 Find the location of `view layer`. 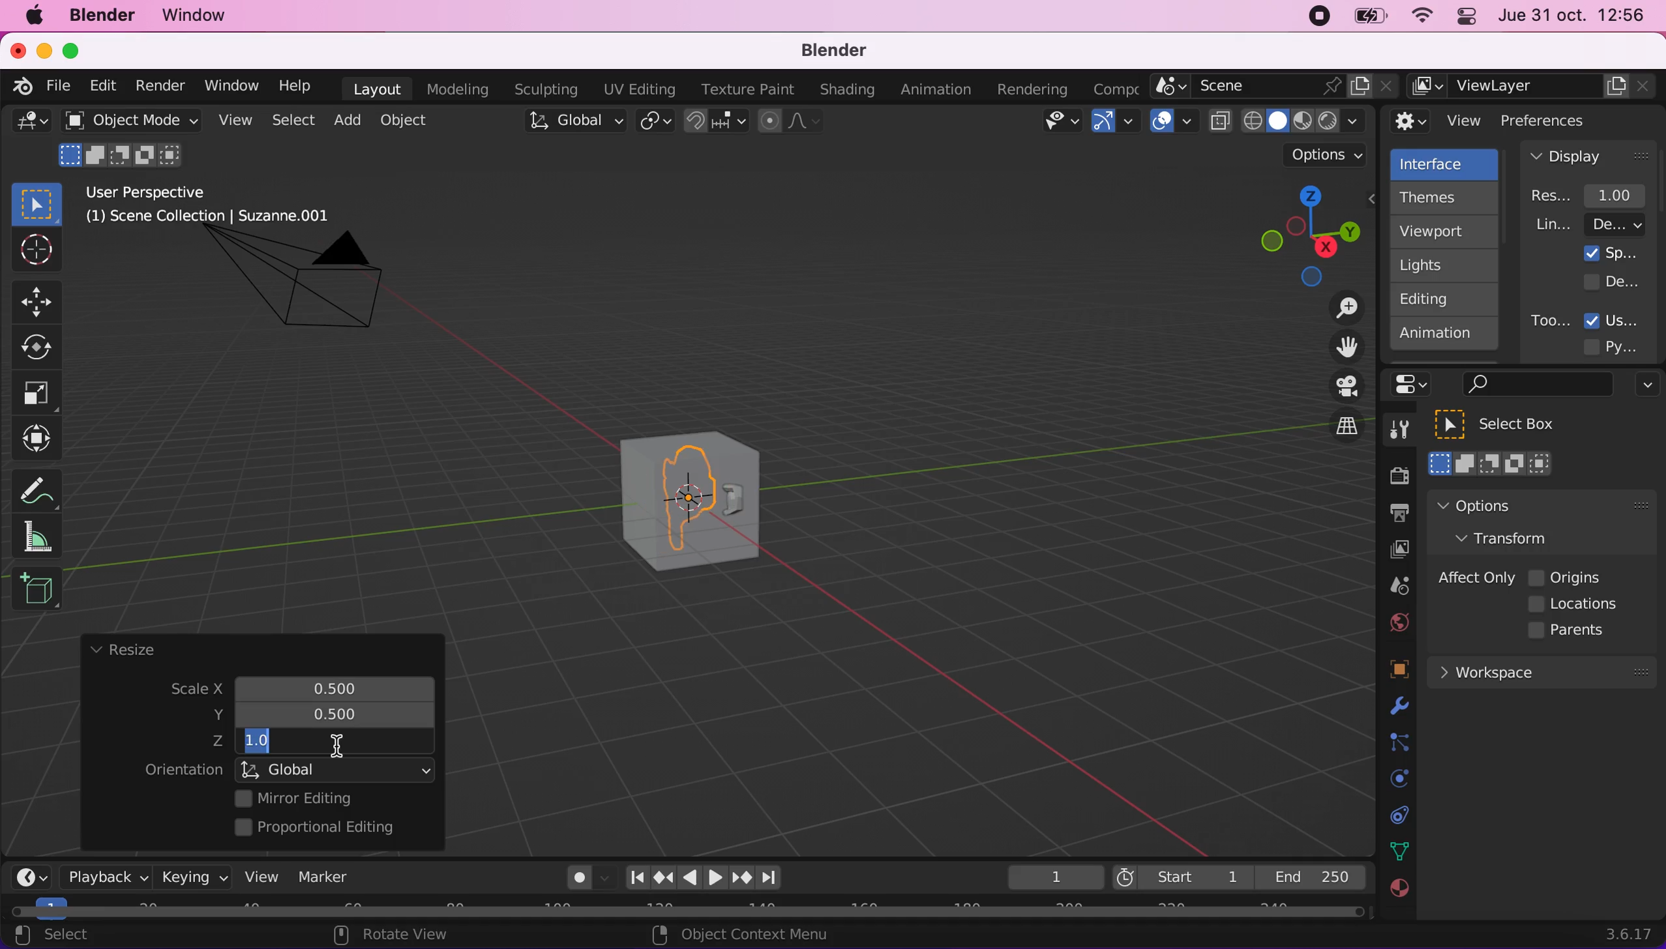

view layer is located at coordinates (1534, 87).